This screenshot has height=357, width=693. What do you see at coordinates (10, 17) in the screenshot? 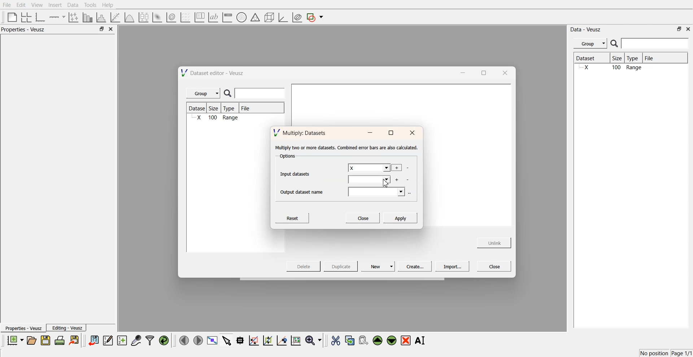
I see `blank page` at bounding box center [10, 17].